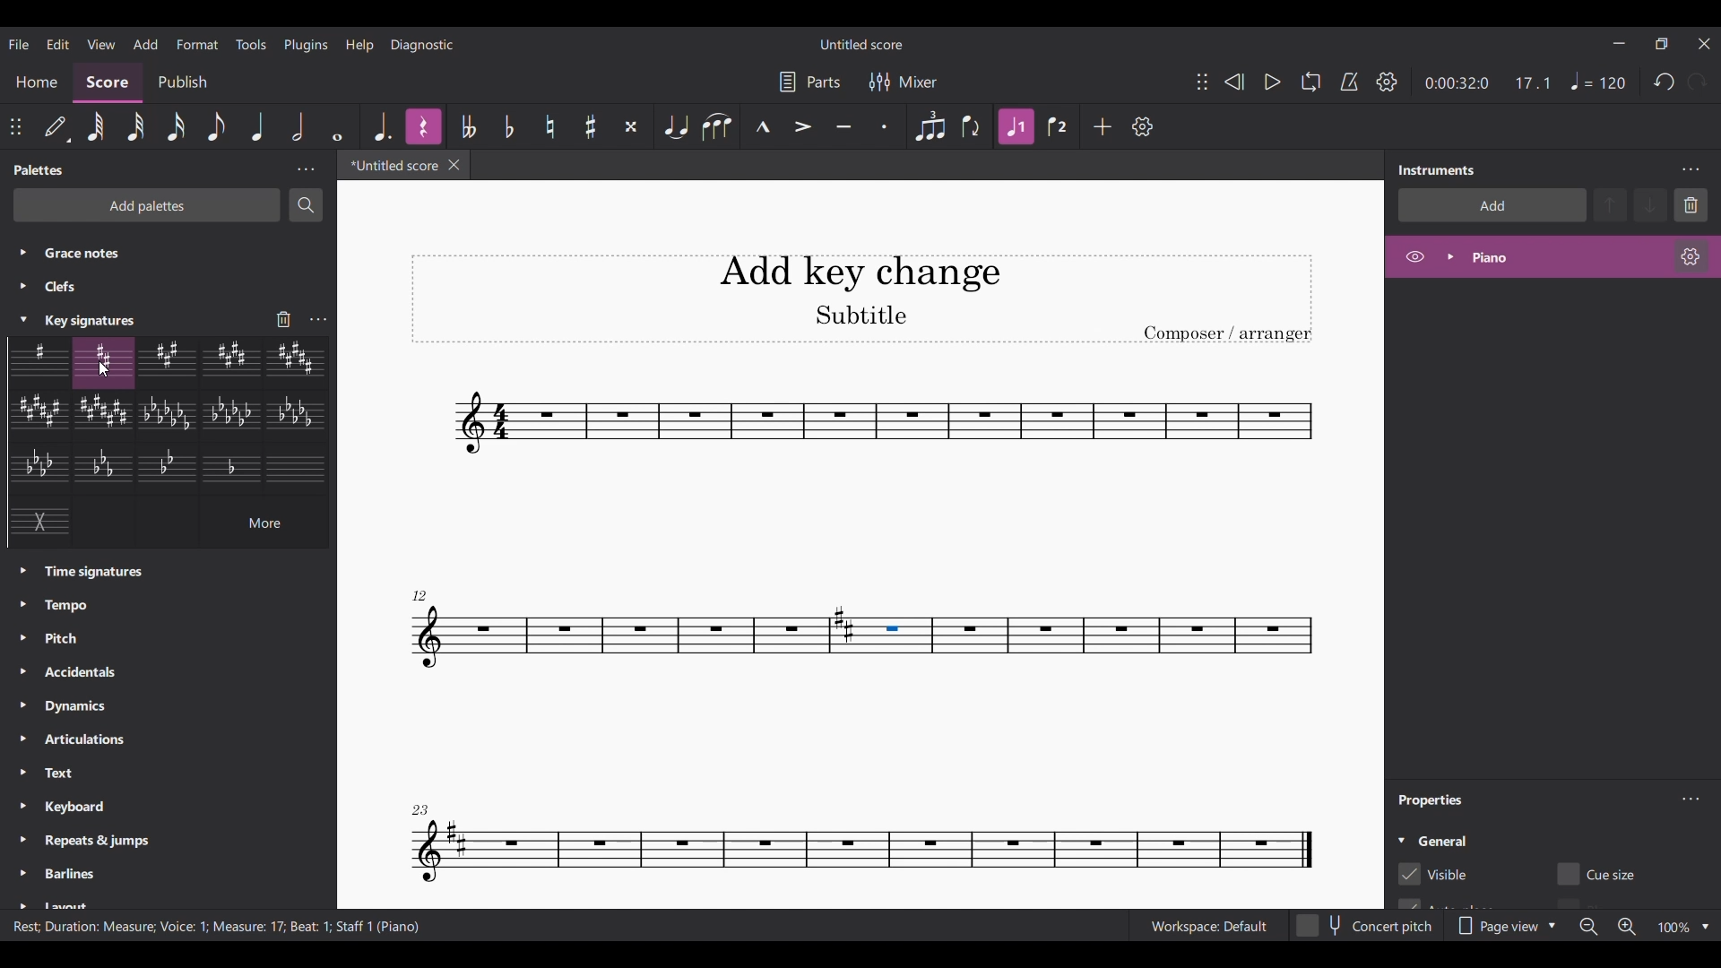  I want to click on Add instrument, so click(1492, 205).